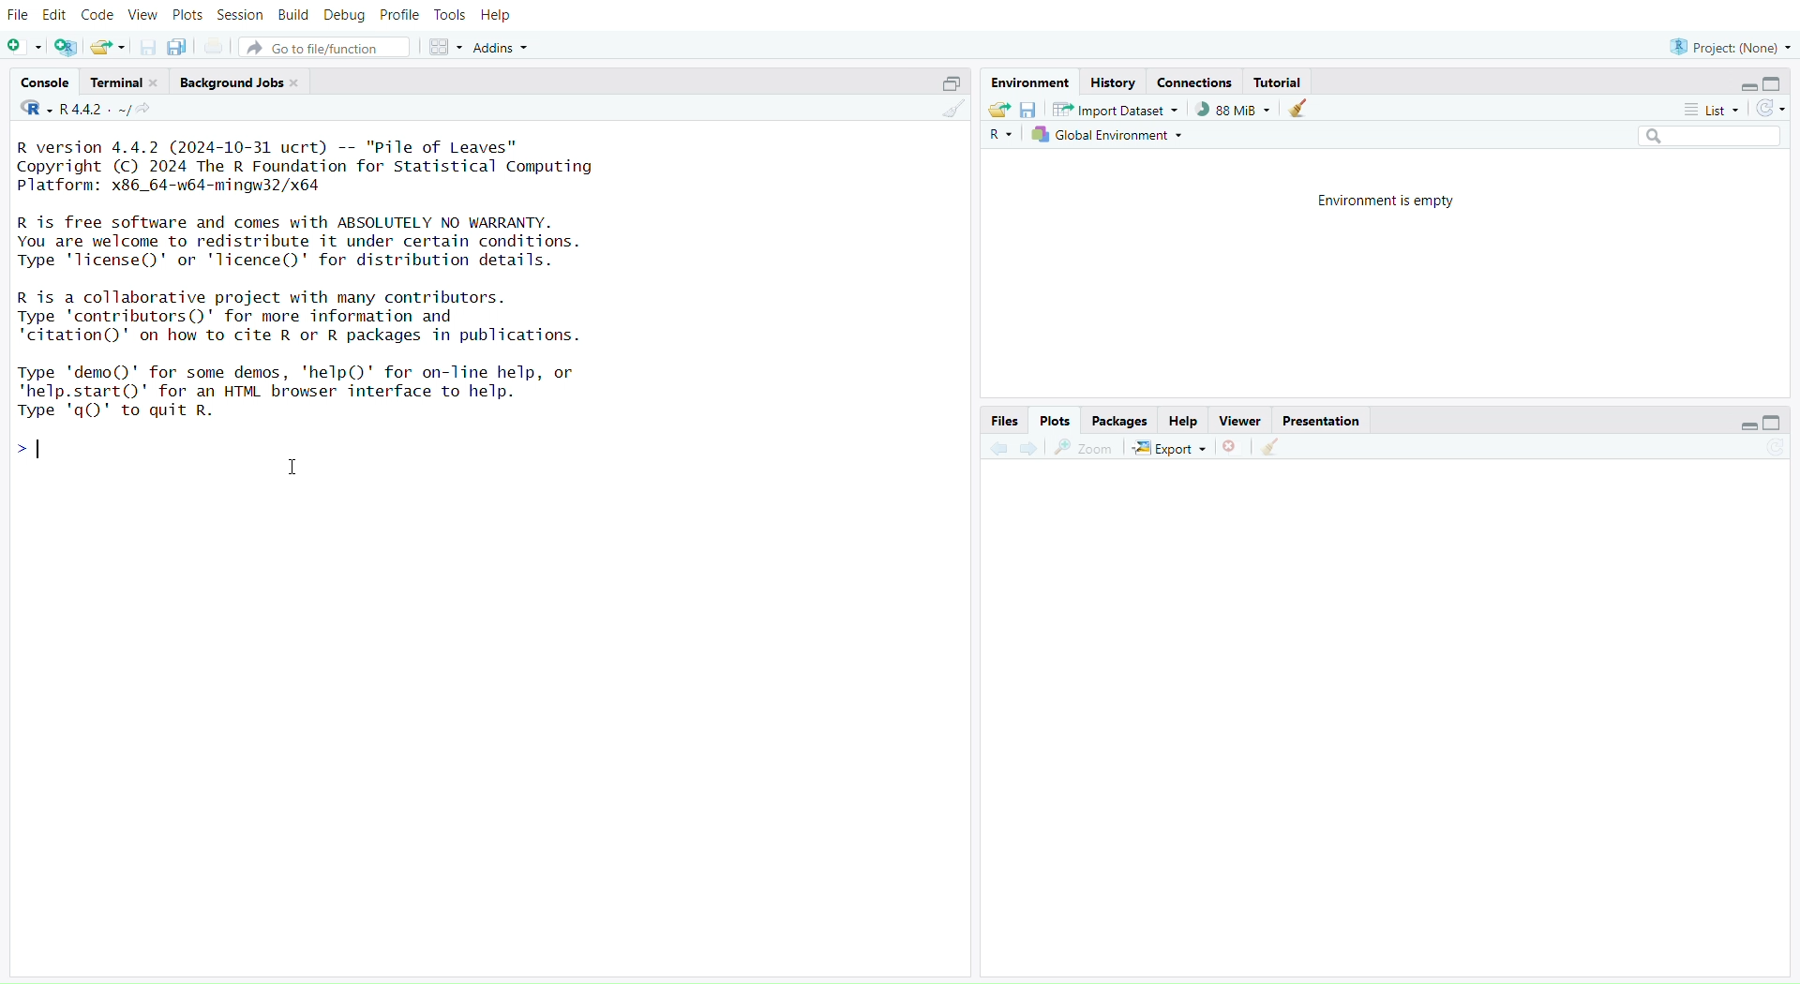 This screenshot has width=1800, height=984. What do you see at coordinates (1324, 423) in the screenshot?
I see `presentation` at bounding box center [1324, 423].